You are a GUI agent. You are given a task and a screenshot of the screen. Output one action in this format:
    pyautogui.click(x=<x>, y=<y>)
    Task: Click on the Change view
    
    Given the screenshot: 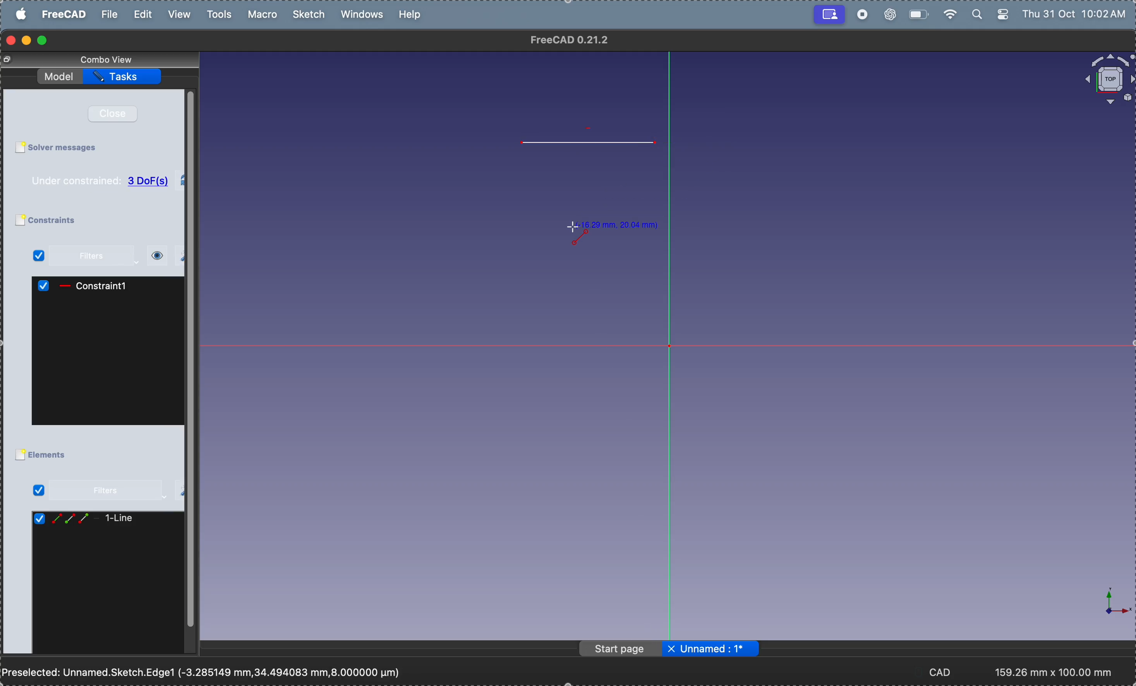 What is the action you would take?
    pyautogui.click(x=10, y=60)
    